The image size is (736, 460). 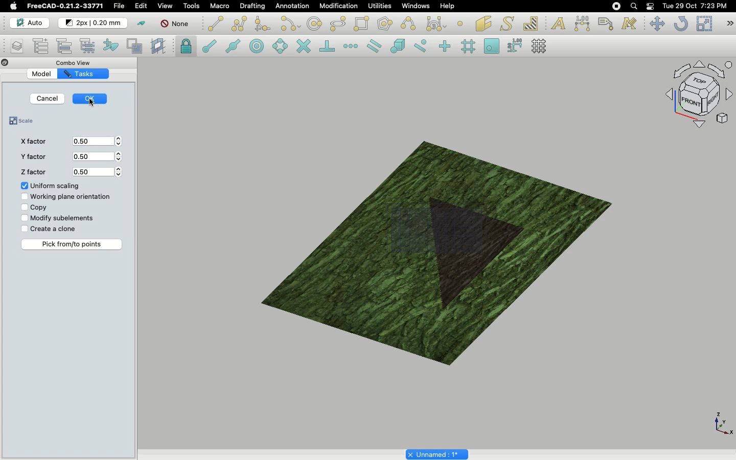 What do you see at coordinates (513, 45) in the screenshot?
I see `Snap dimensions` at bounding box center [513, 45].